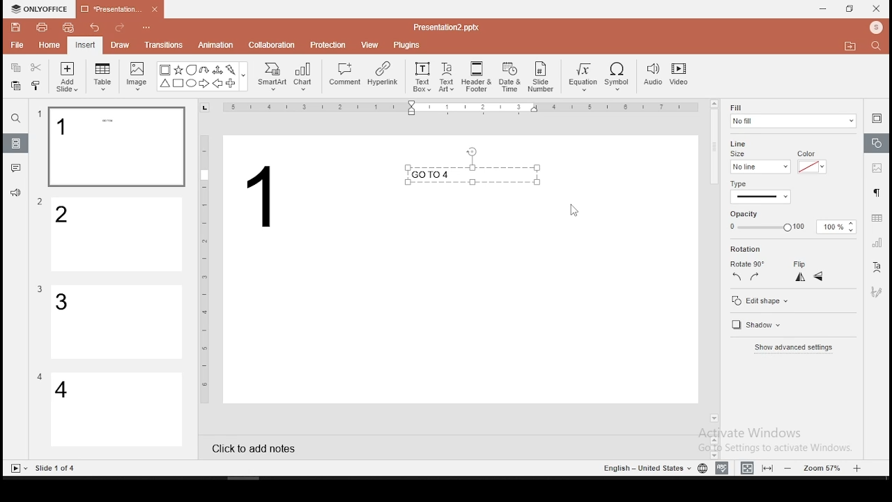 This screenshot has width=892, height=502. I want to click on Star, so click(178, 70).